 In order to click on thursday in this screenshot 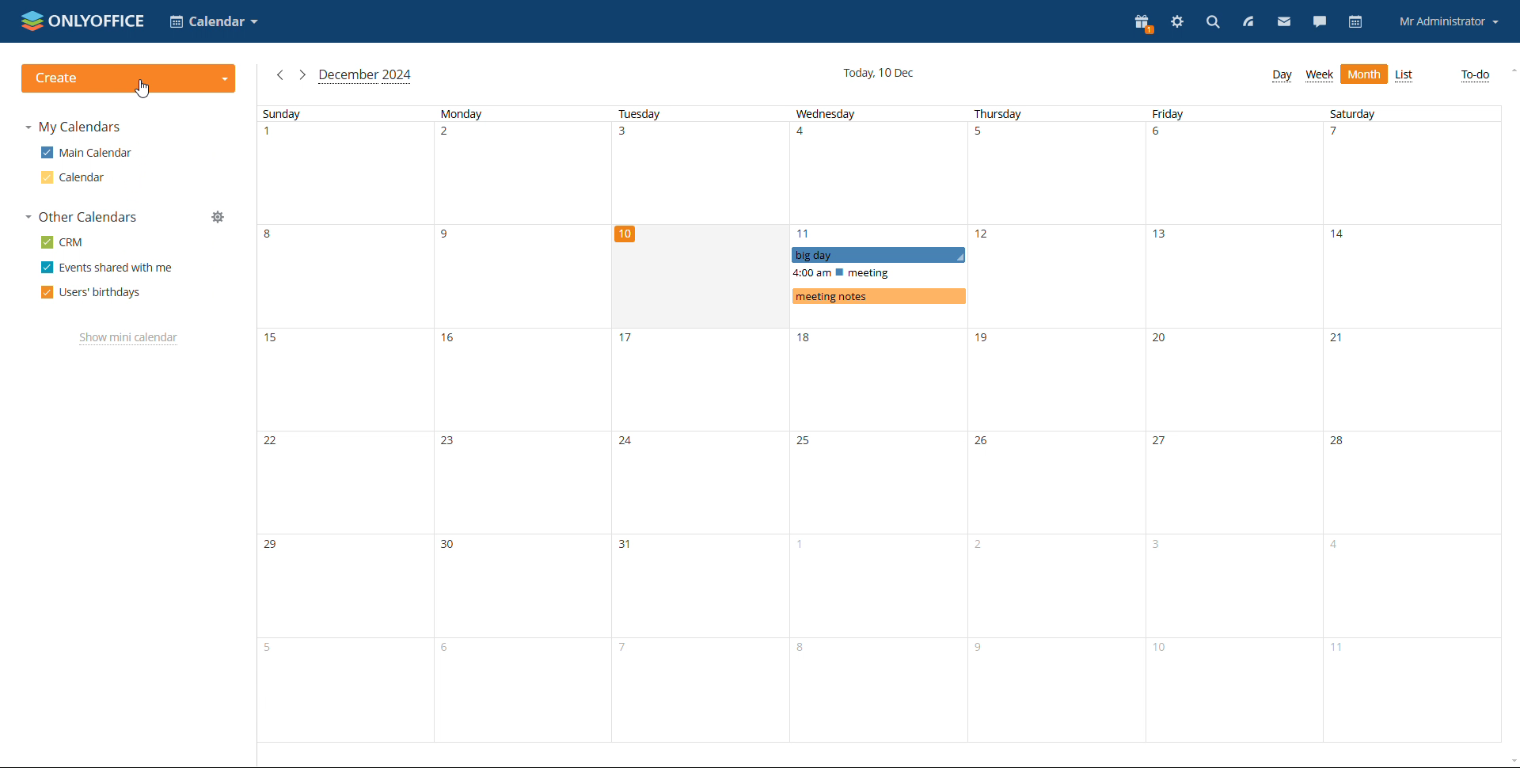, I will do `click(1057, 424)`.